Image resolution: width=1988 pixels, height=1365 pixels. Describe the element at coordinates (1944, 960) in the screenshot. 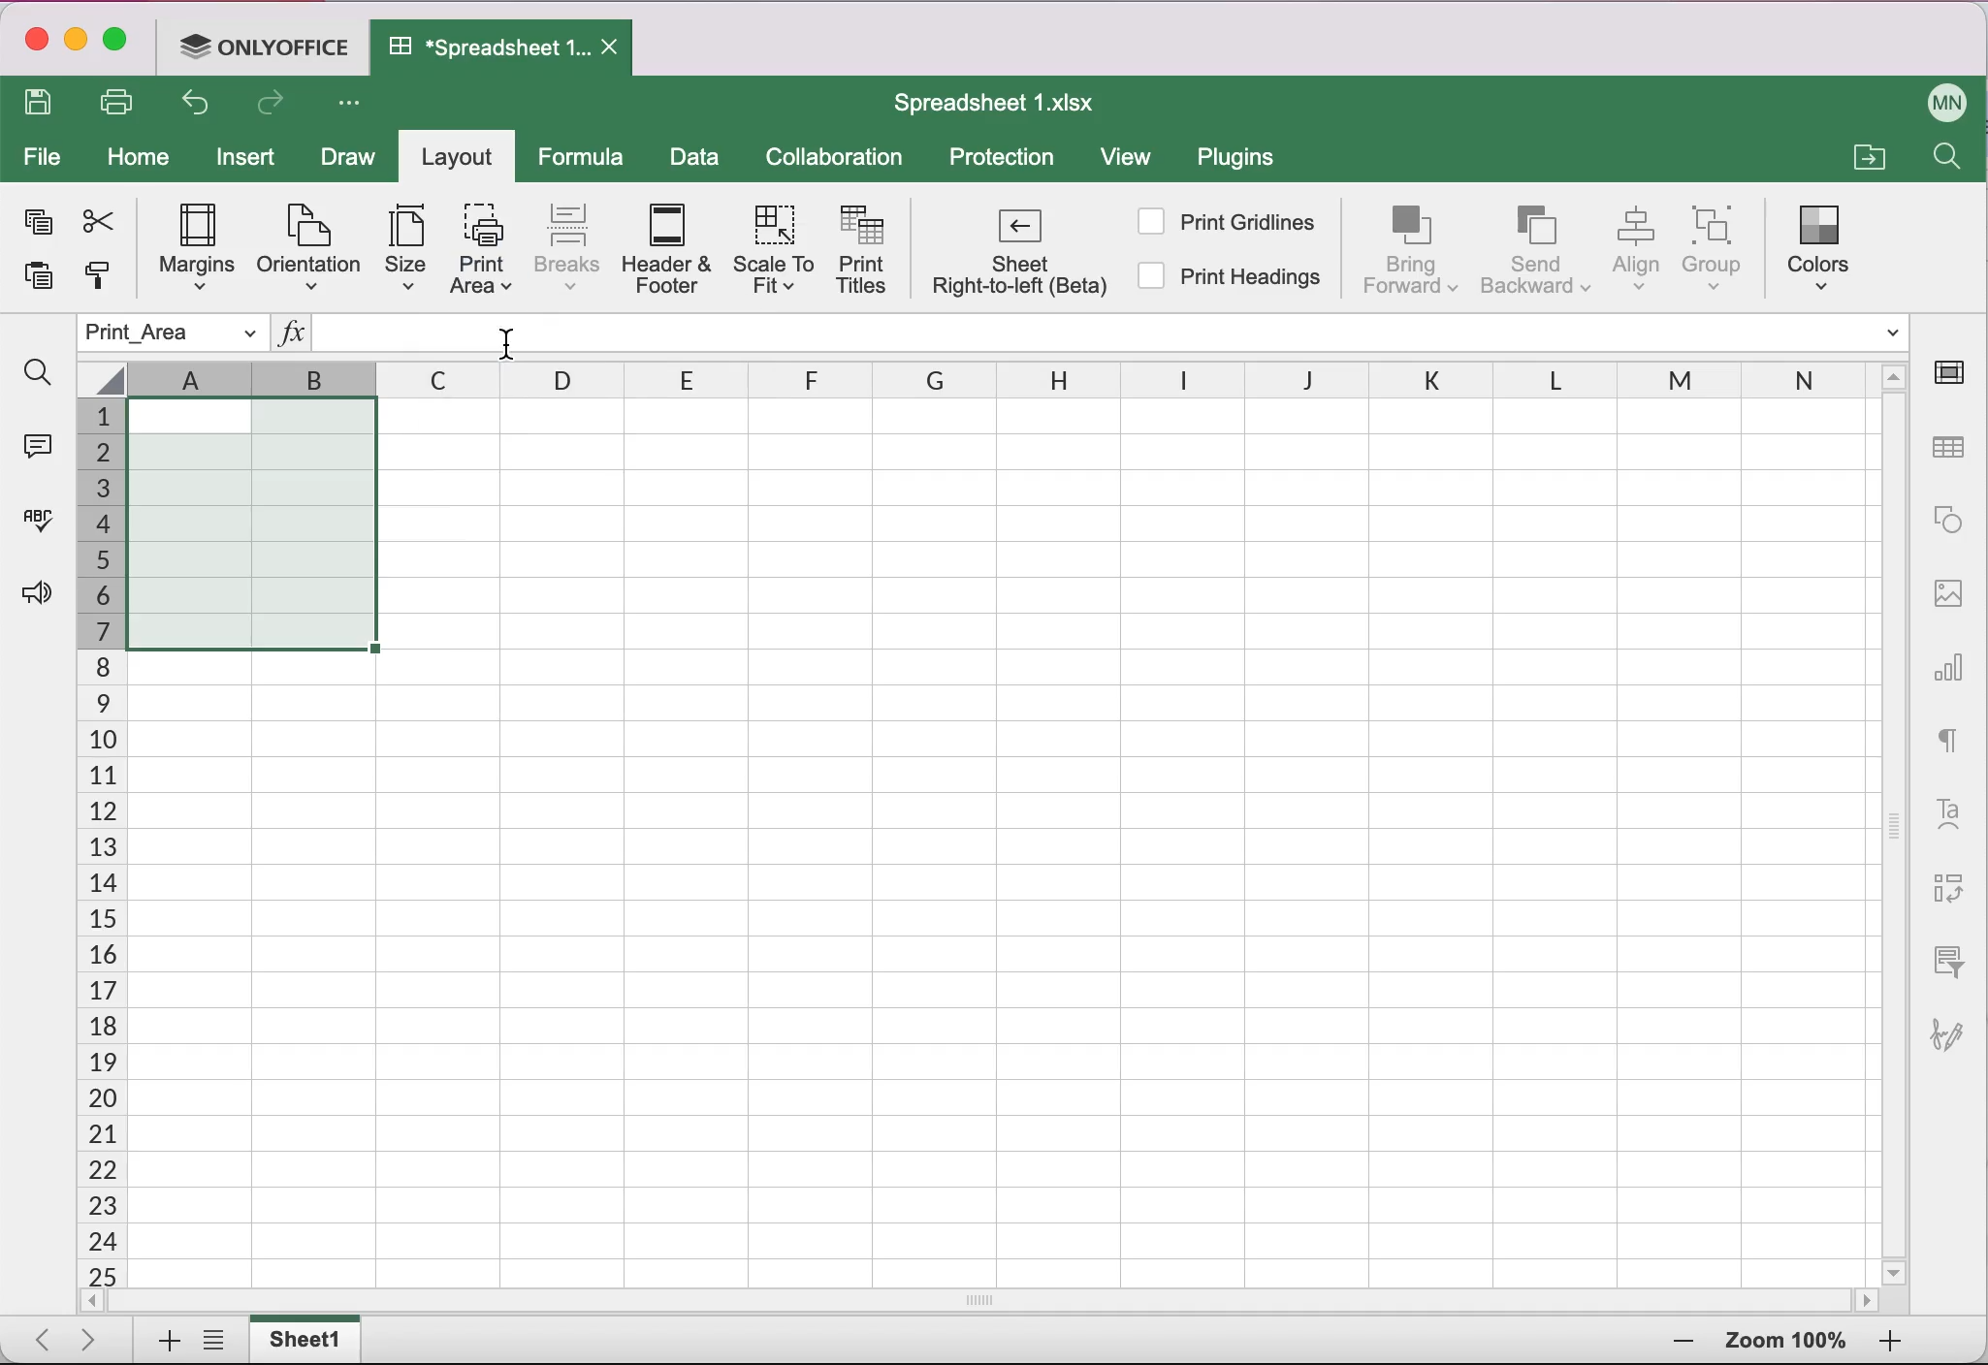

I see `slicer` at that location.